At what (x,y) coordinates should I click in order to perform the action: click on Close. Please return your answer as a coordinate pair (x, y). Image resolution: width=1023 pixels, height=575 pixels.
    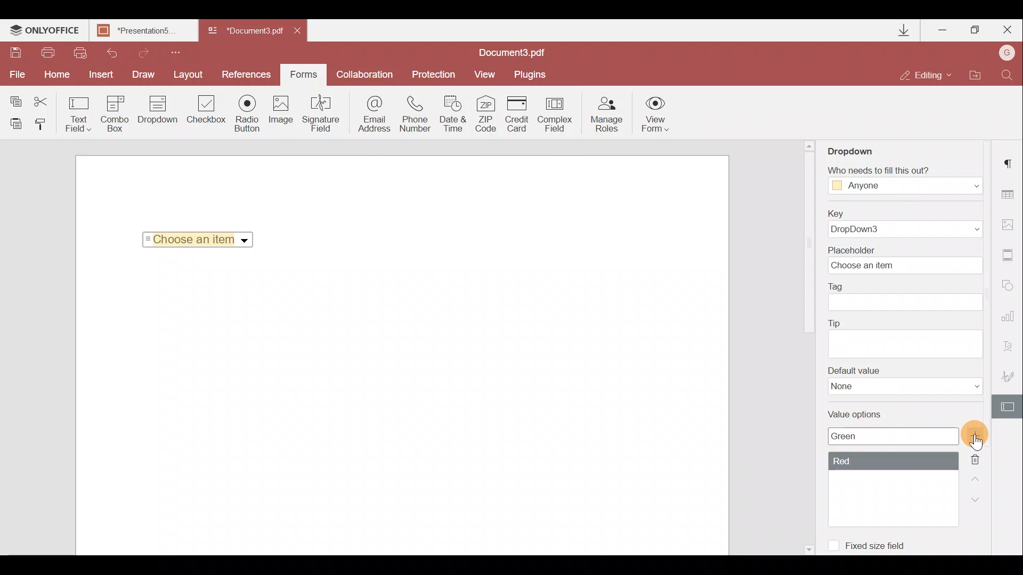
    Looking at the image, I should click on (1006, 30).